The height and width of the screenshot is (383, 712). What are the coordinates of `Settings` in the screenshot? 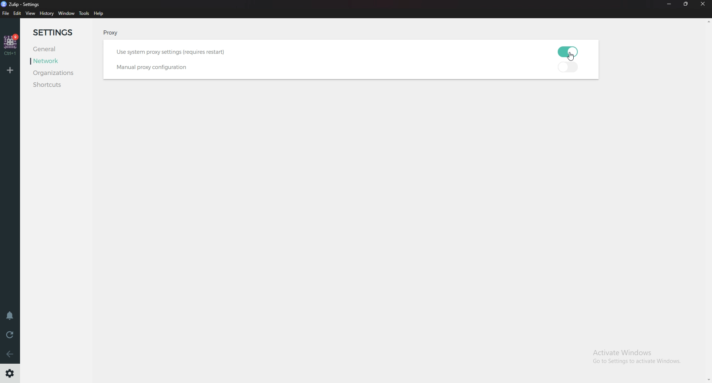 It's located at (10, 373).